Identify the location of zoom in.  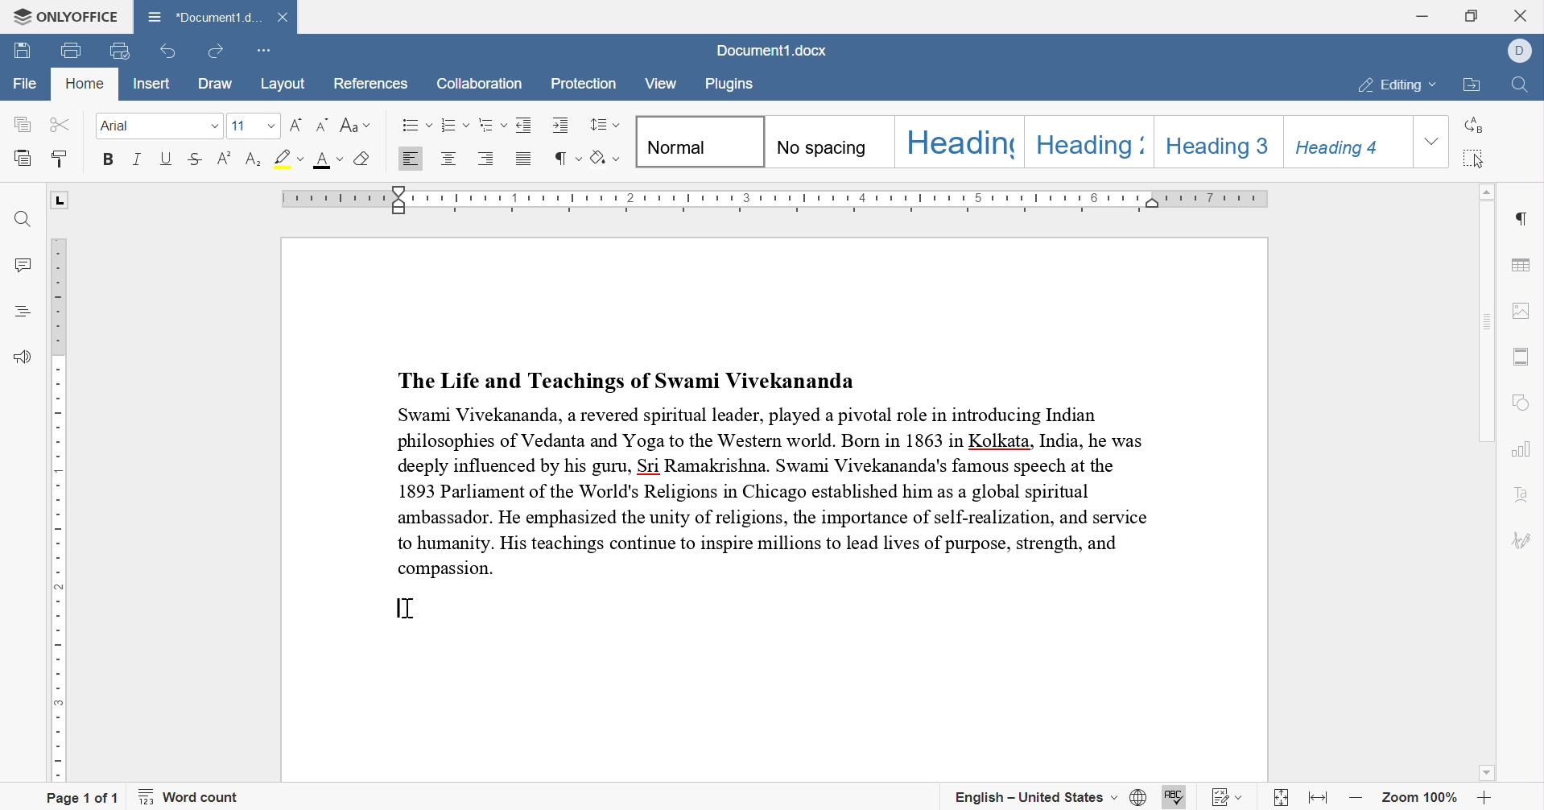
(1483, 798).